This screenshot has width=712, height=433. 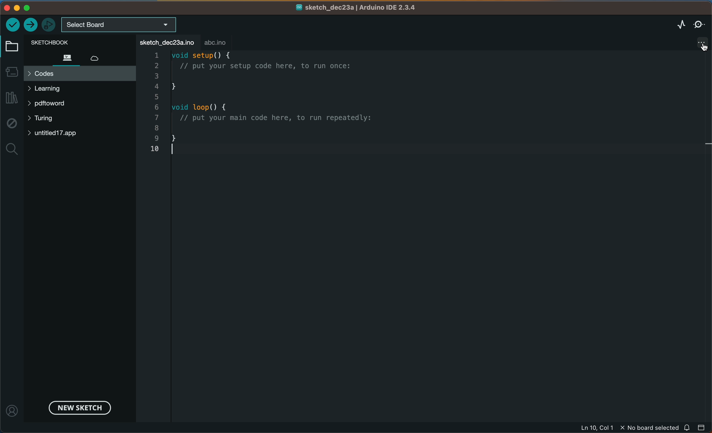 What do you see at coordinates (216, 40) in the screenshot?
I see `abc` at bounding box center [216, 40].